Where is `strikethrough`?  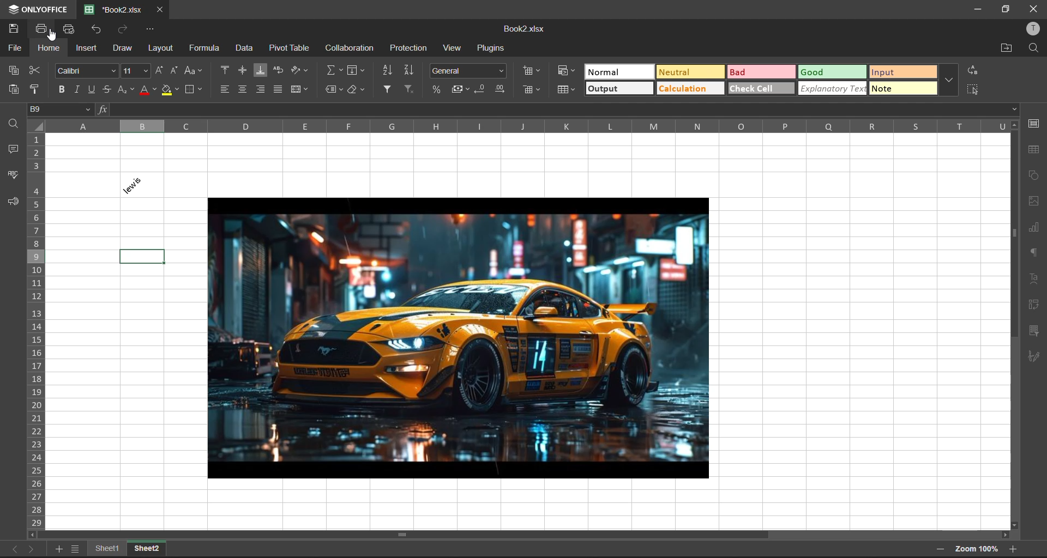
strikethrough is located at coordinates (104, 90).